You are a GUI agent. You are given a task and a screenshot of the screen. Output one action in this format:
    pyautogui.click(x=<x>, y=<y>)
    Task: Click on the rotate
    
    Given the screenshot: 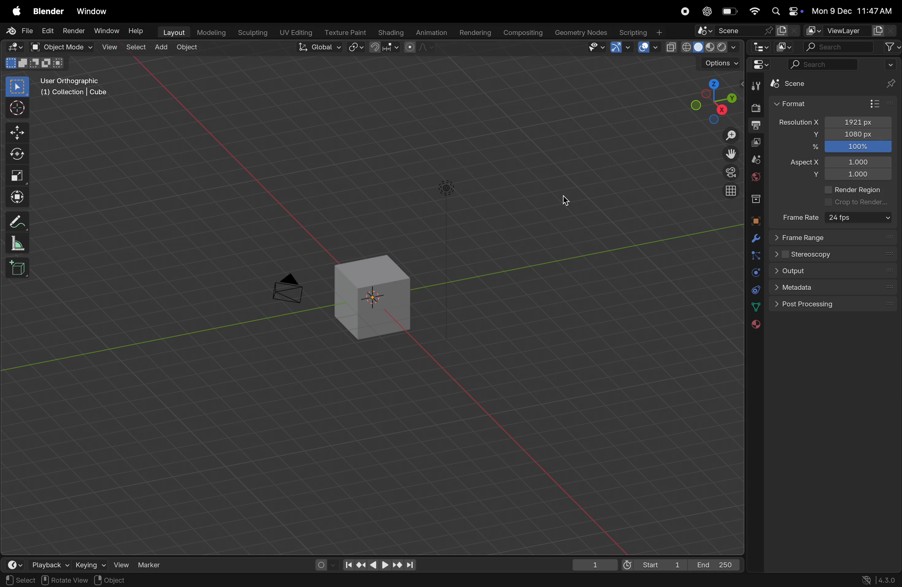 What is the action you would take?
    pyautogui.click(x=14, y=153)
    